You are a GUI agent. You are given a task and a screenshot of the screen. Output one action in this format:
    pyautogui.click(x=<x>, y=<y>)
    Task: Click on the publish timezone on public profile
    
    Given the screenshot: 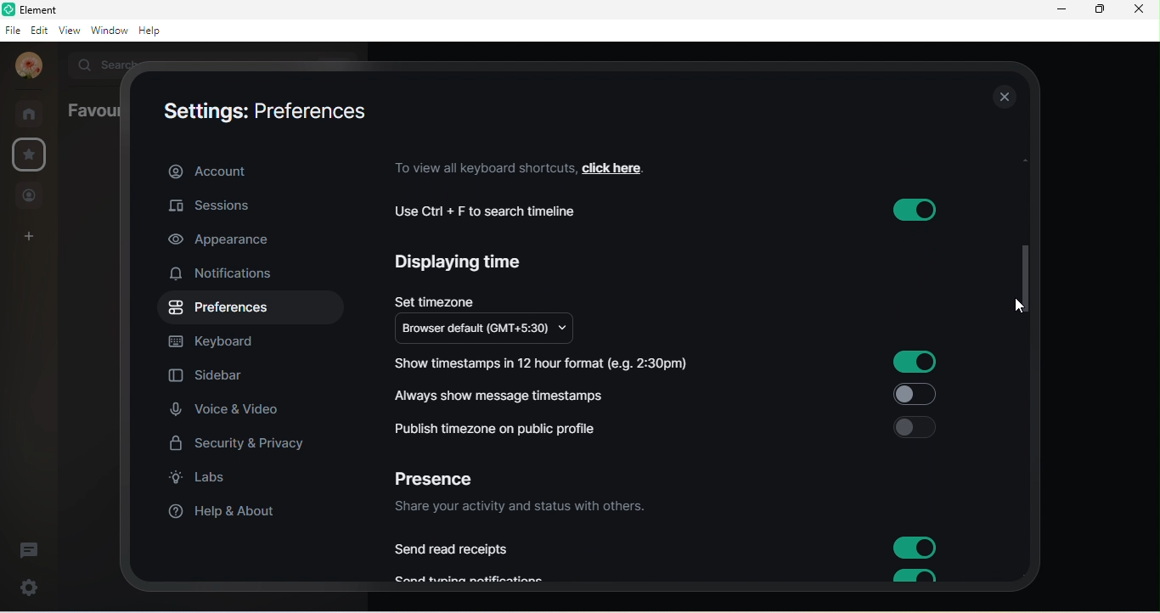 What is the action you would take?
    pyautogui.click(x=503, y=429)
    